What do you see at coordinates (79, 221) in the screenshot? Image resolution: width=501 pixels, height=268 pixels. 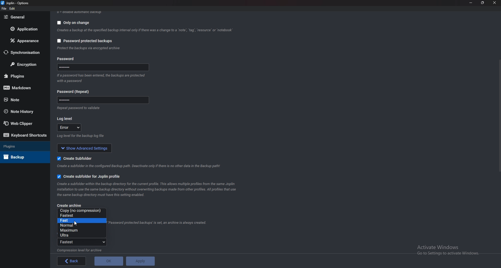 I see `fast` at bounding box center [79, 221].